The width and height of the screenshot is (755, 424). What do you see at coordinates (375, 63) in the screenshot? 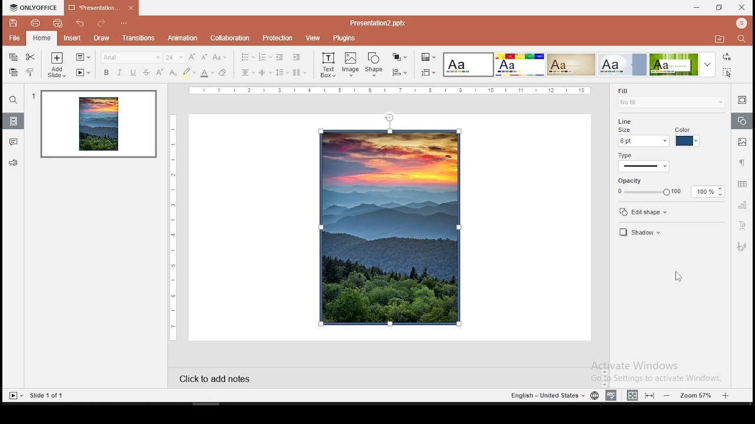
I see `shape` at bounding box center [375, 63].